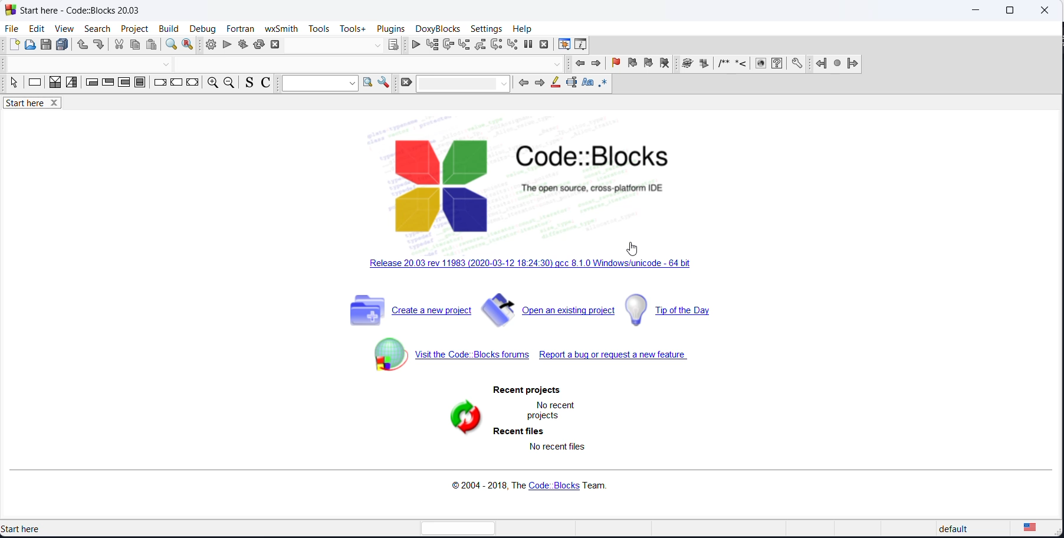  What do you see at coordinates (247, 84) in the screenshot?
I see `source comments` at bounding box center [247, 84].